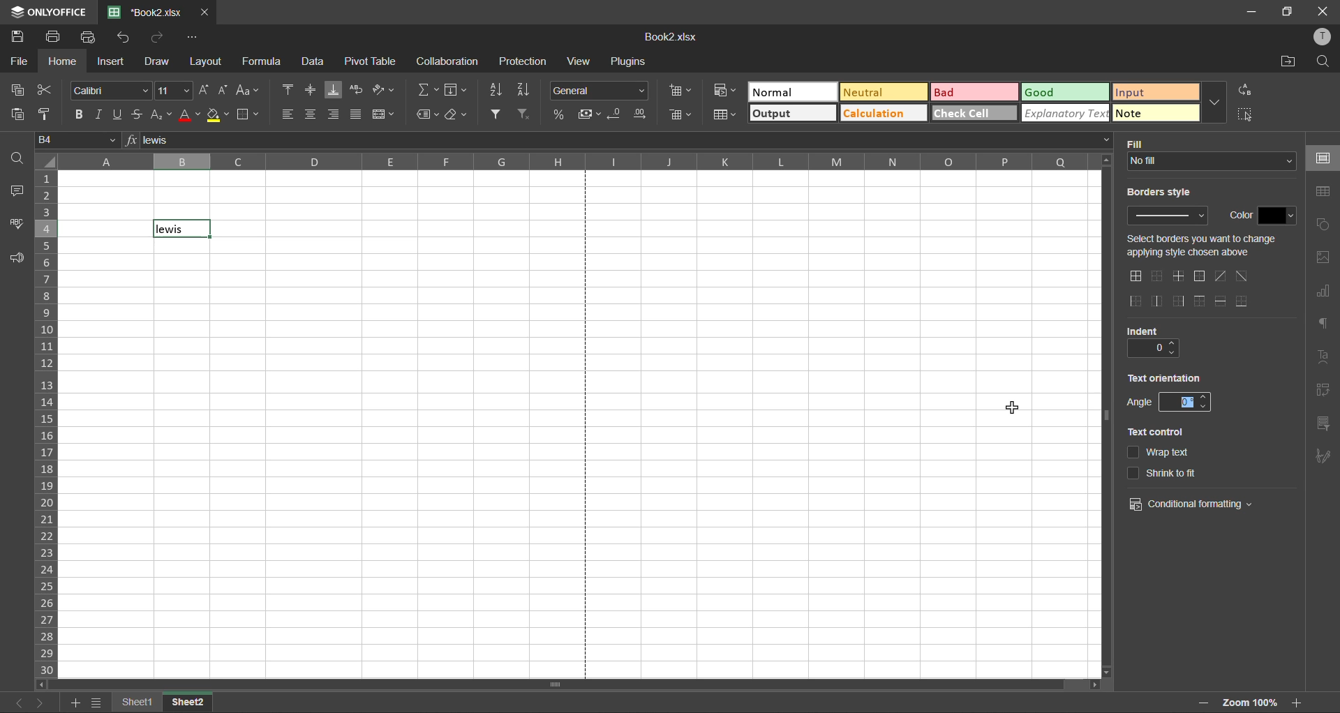  What do you see at coordinates (680, 116) in the screenshot?
I see `delete cells` at bounding box center [680, 116].